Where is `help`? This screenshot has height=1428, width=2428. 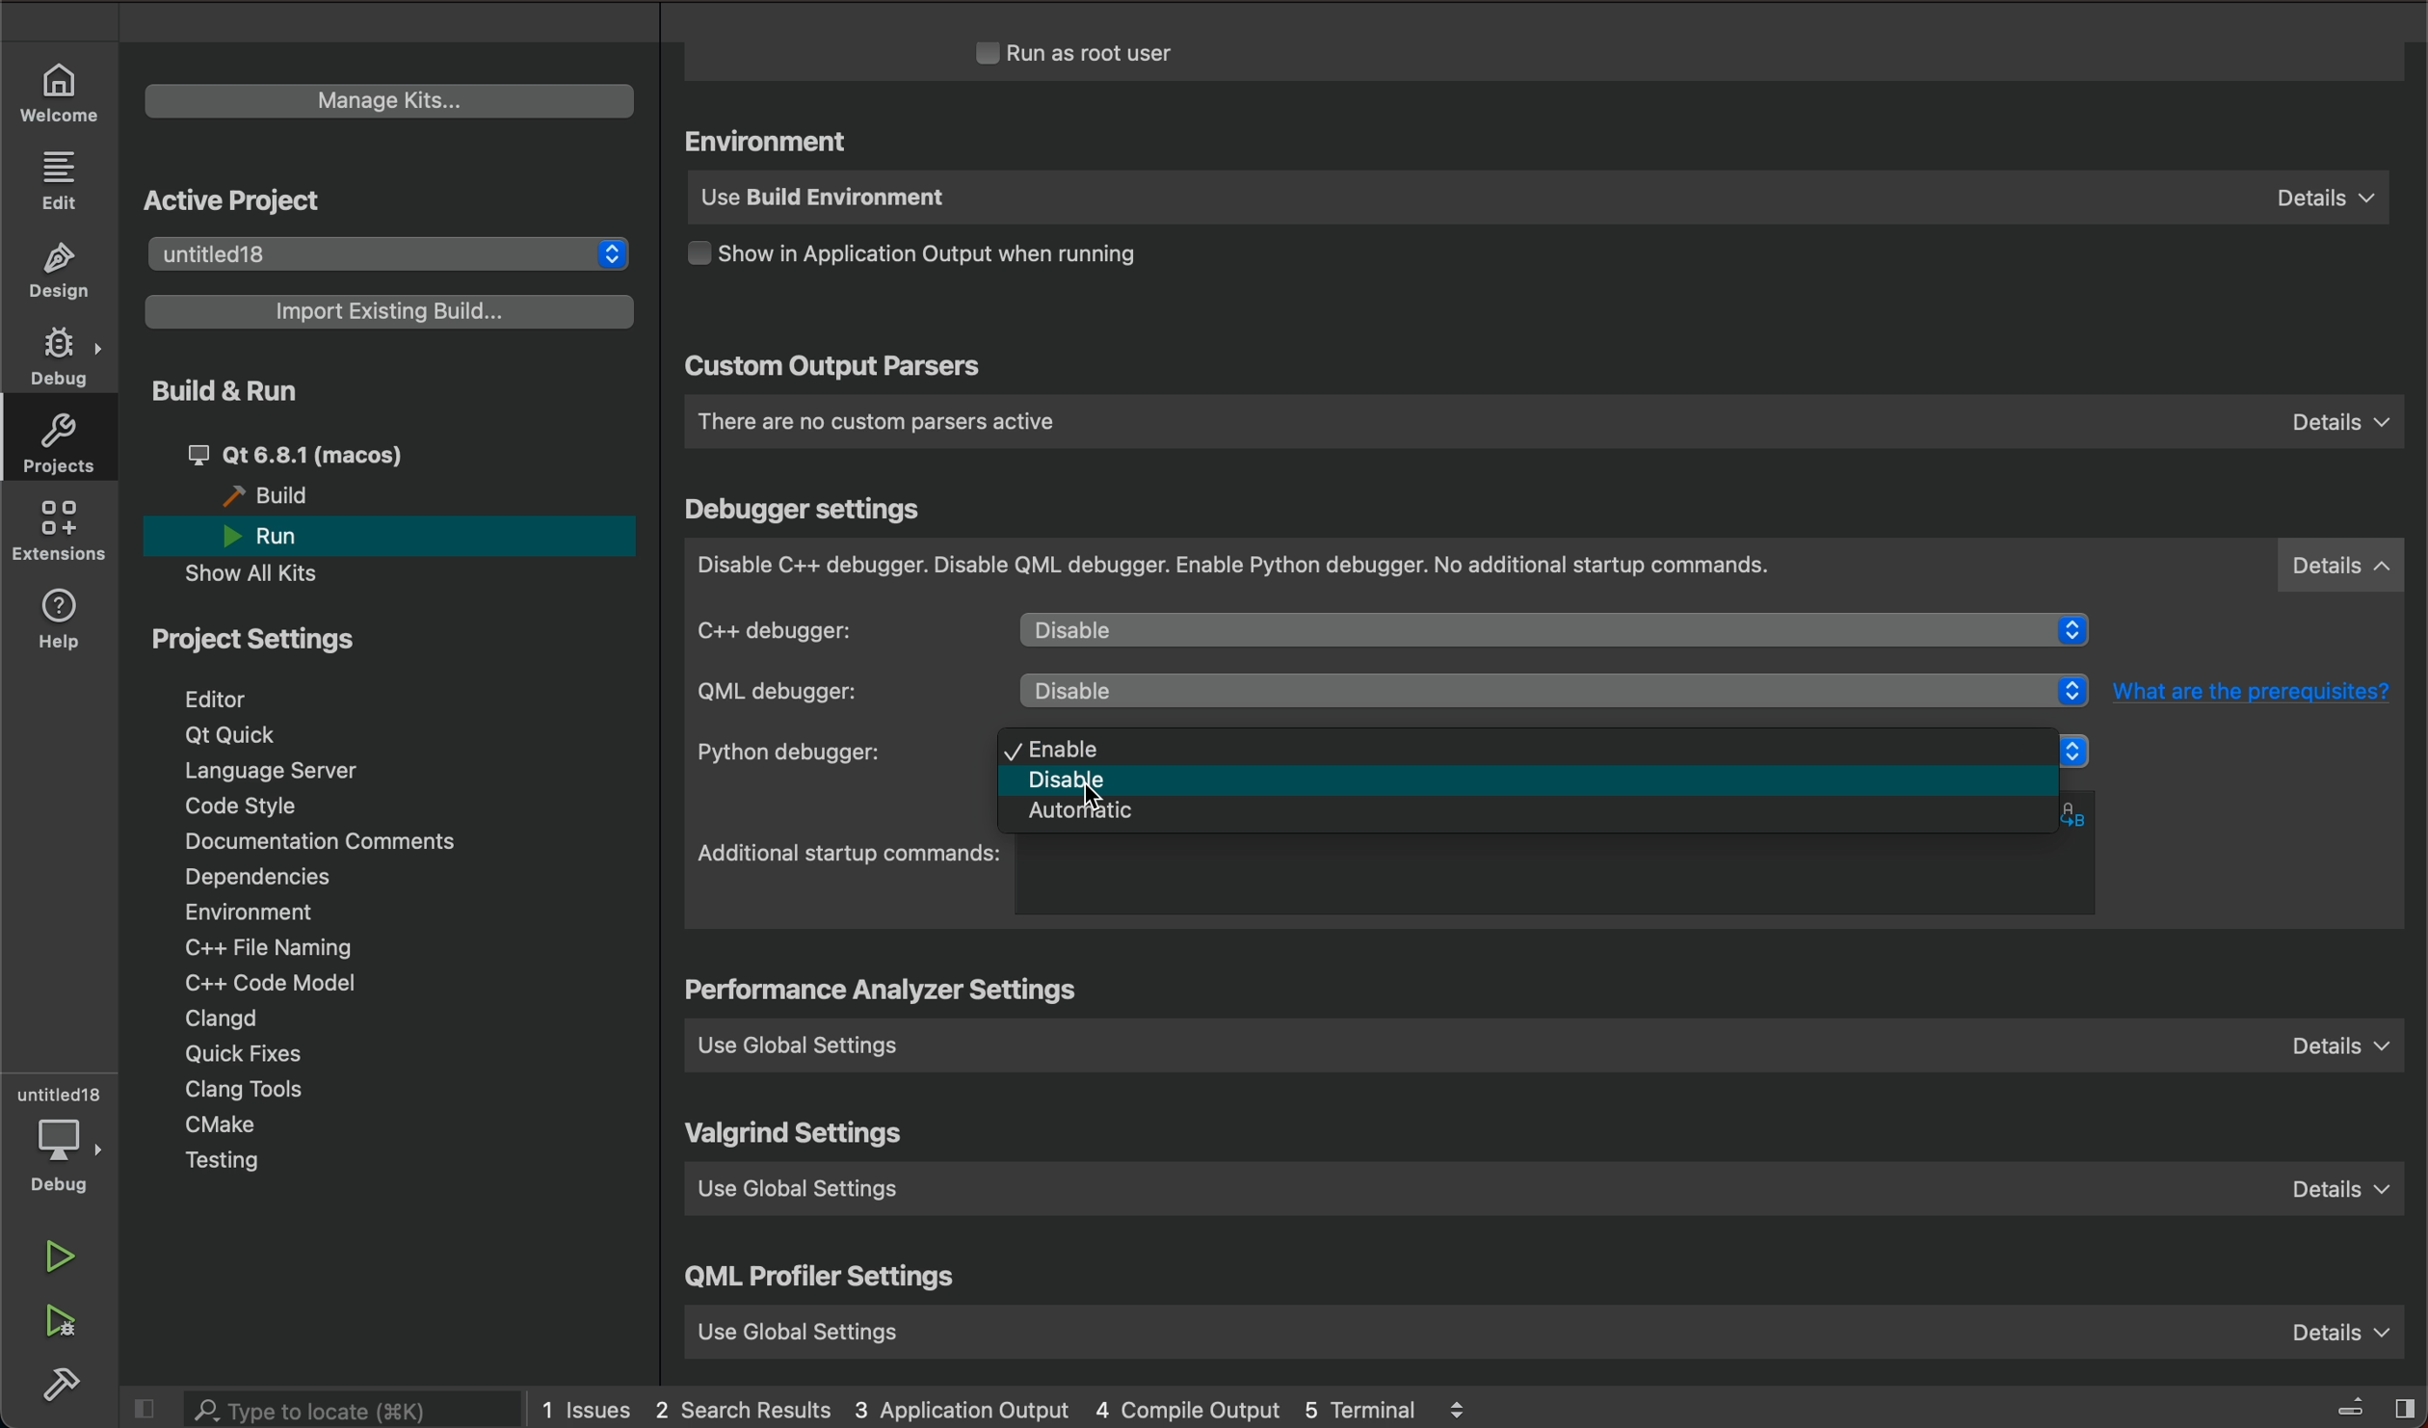
help is located at coordinates (66, 620).